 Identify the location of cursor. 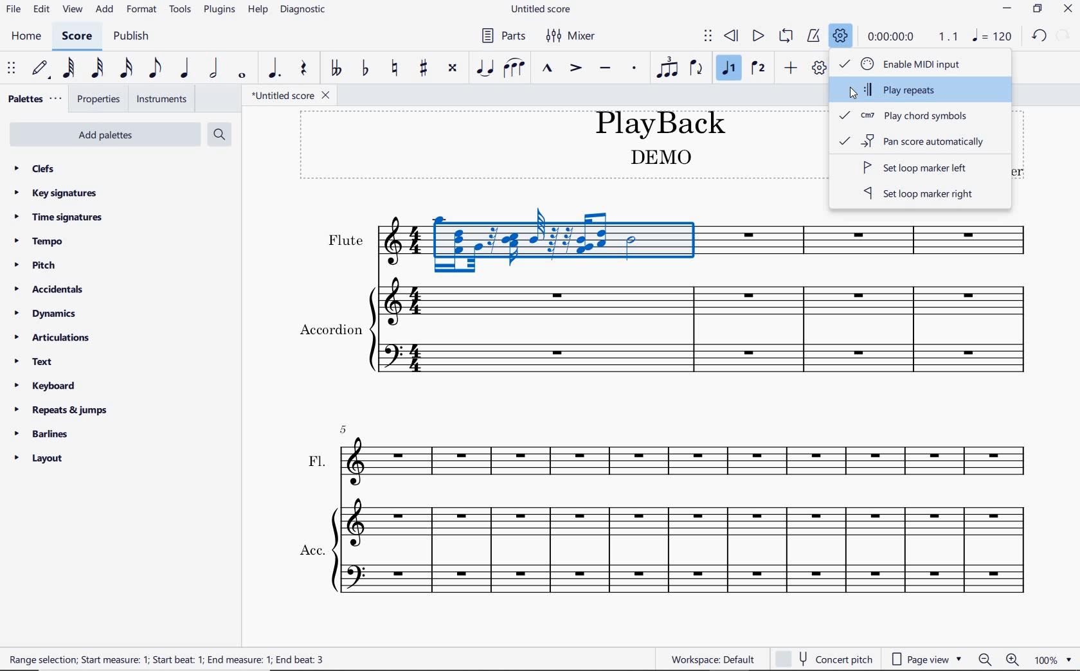
(852, 93).